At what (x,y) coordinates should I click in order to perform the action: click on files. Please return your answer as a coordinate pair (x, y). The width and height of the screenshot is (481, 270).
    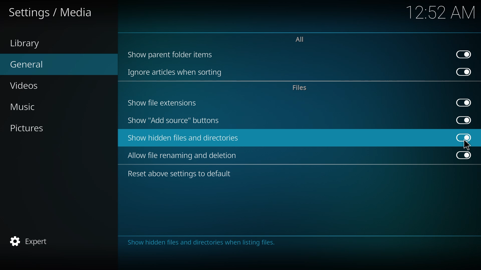
    Looking at the image, I should click on (301, 87).